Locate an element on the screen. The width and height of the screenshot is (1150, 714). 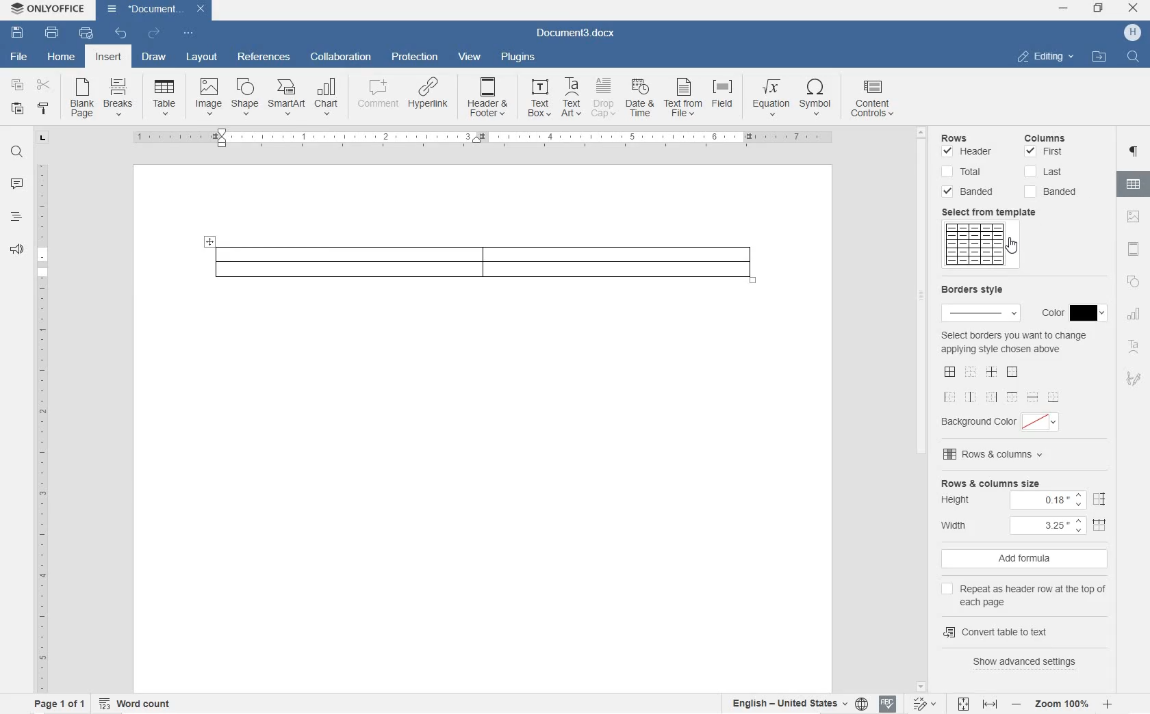
ZOOM IN OR OUT is located at coordinates (1062, 703).